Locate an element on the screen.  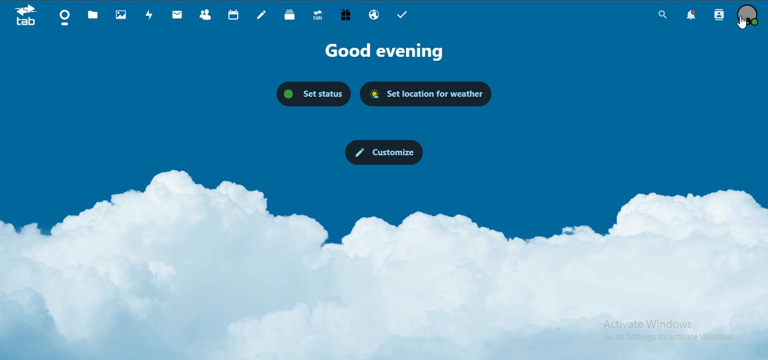
customize is located at coordinates (383, 153).